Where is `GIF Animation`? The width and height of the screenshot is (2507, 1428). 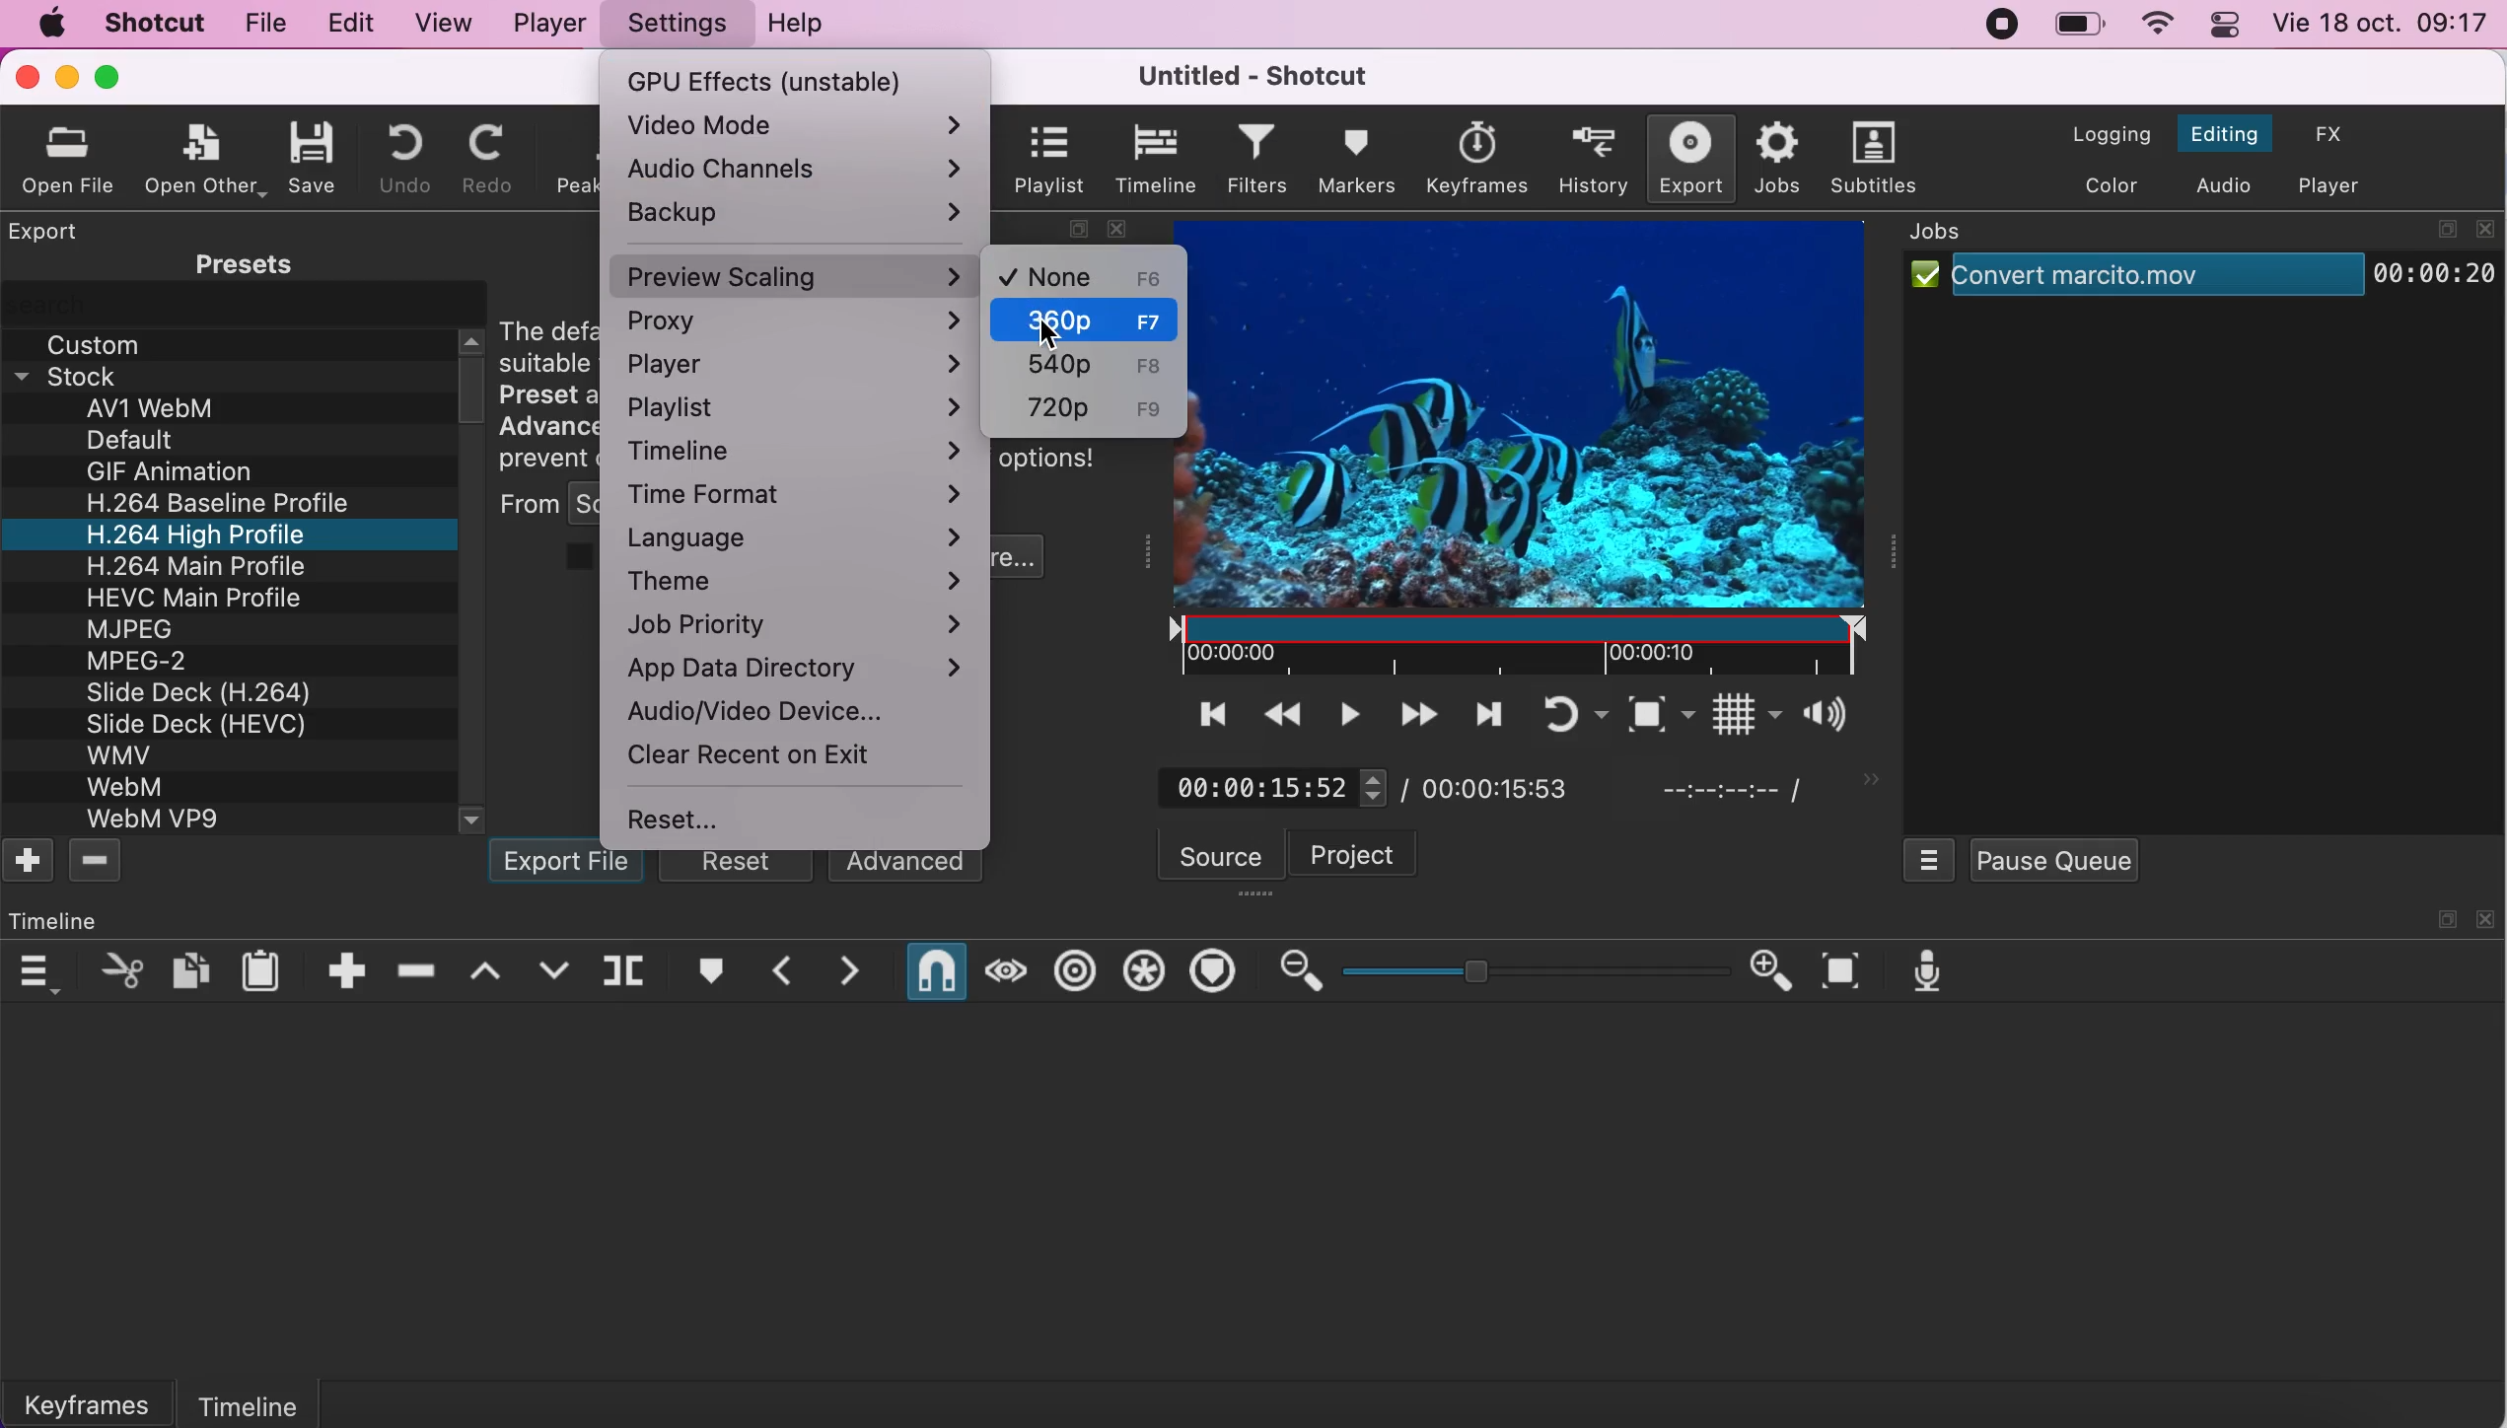
GIF Animation is located at coordinates (168, 472).